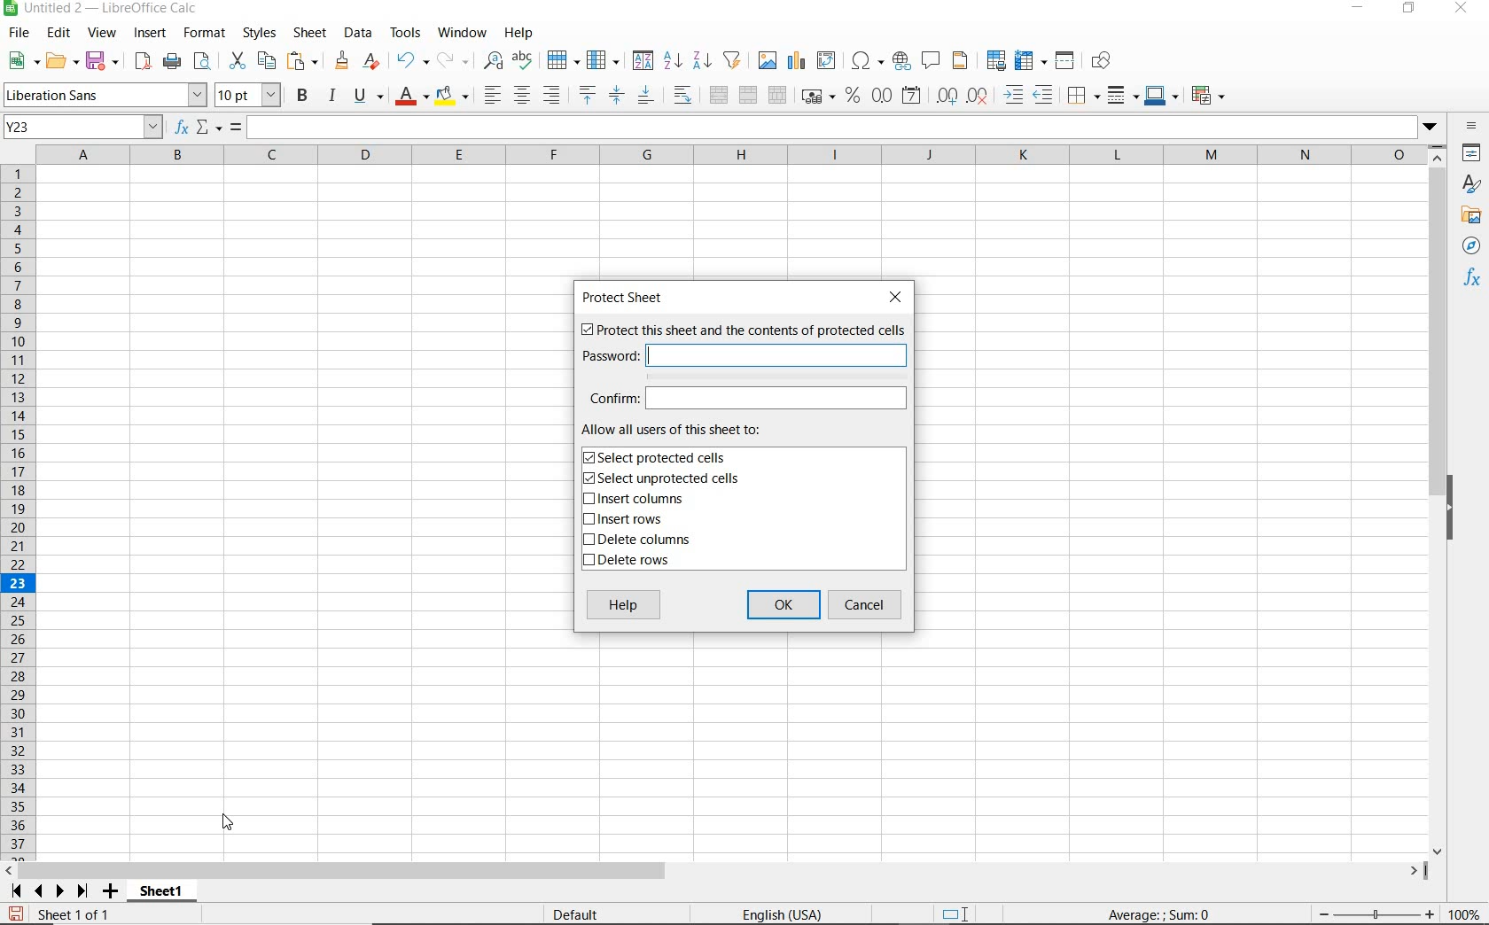 This screenshot has width=1489, height=925. I want to click on SAVE, so click(102, 60).